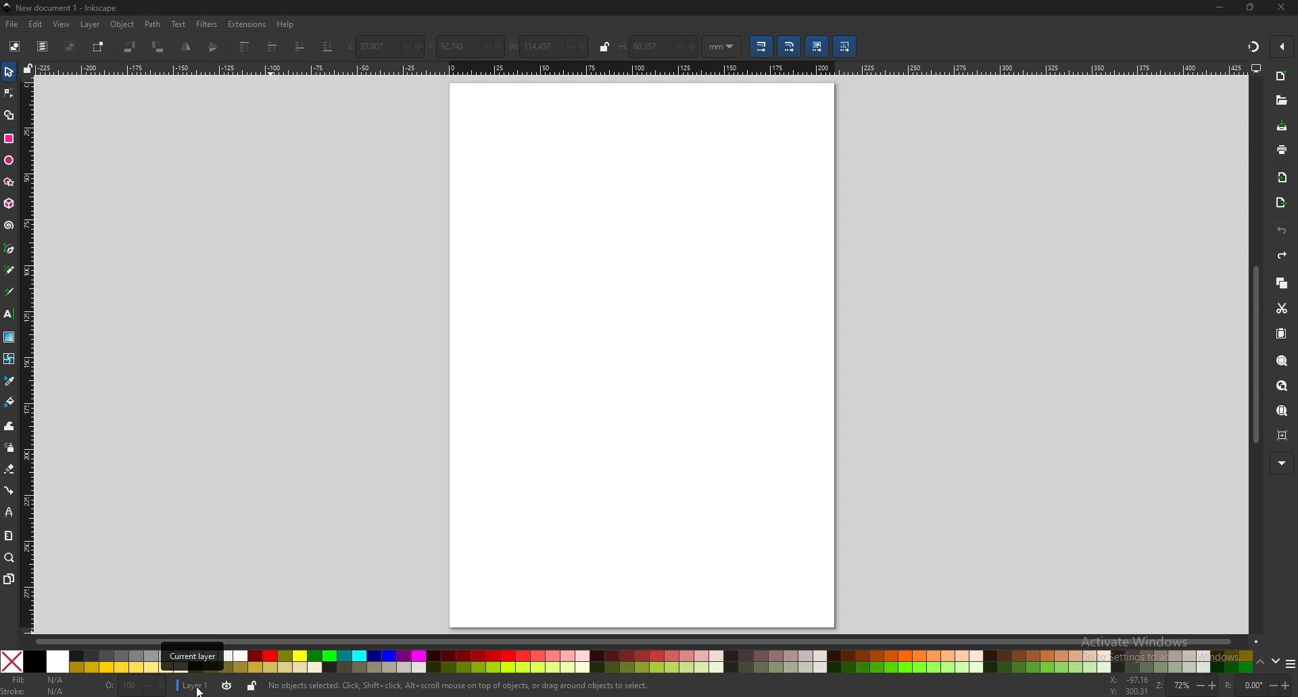  Describe the element at coordinates (247, 24) in the screenshot. I see `extensions` at that location.